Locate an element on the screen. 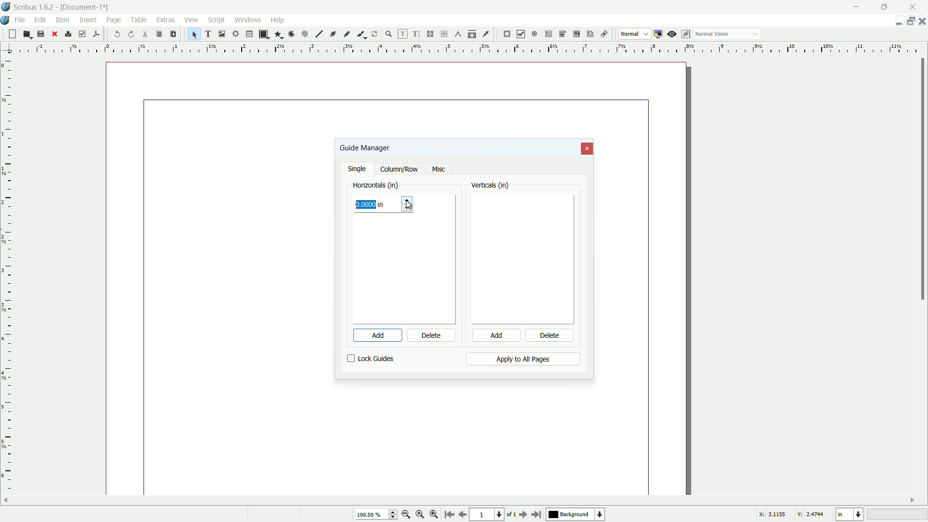  minimize is located at coordinates (857, 6).